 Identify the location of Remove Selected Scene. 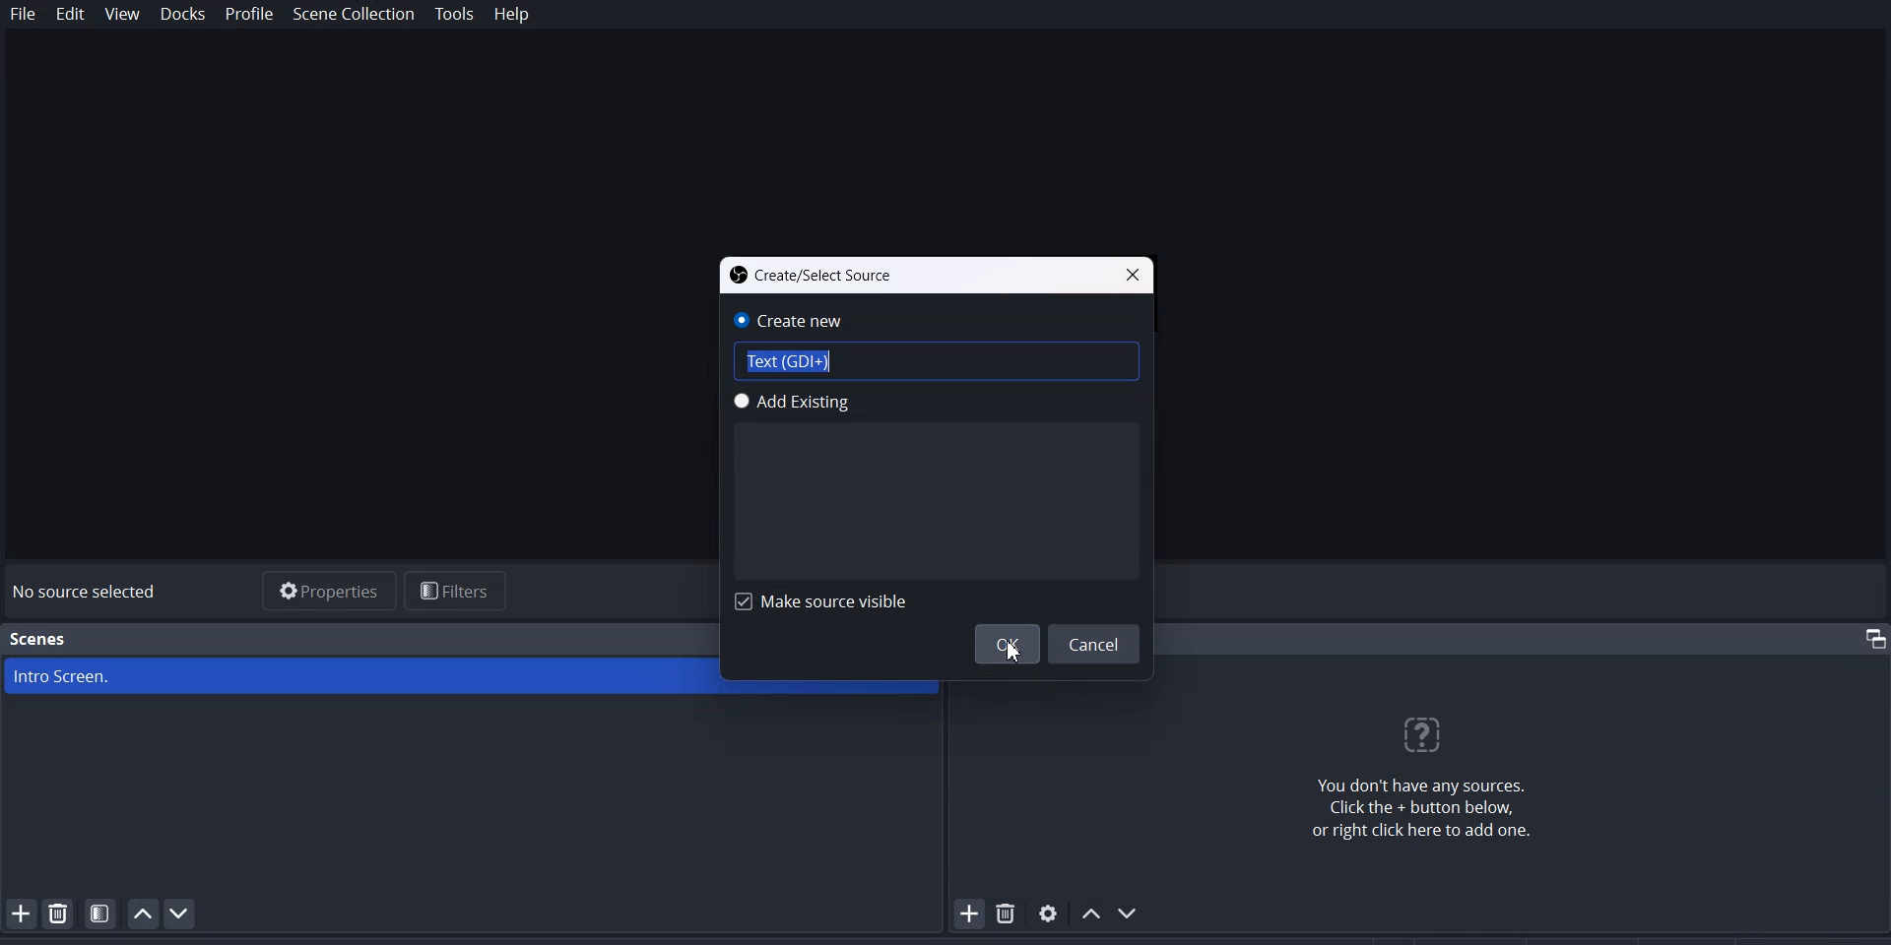
(59, 913).